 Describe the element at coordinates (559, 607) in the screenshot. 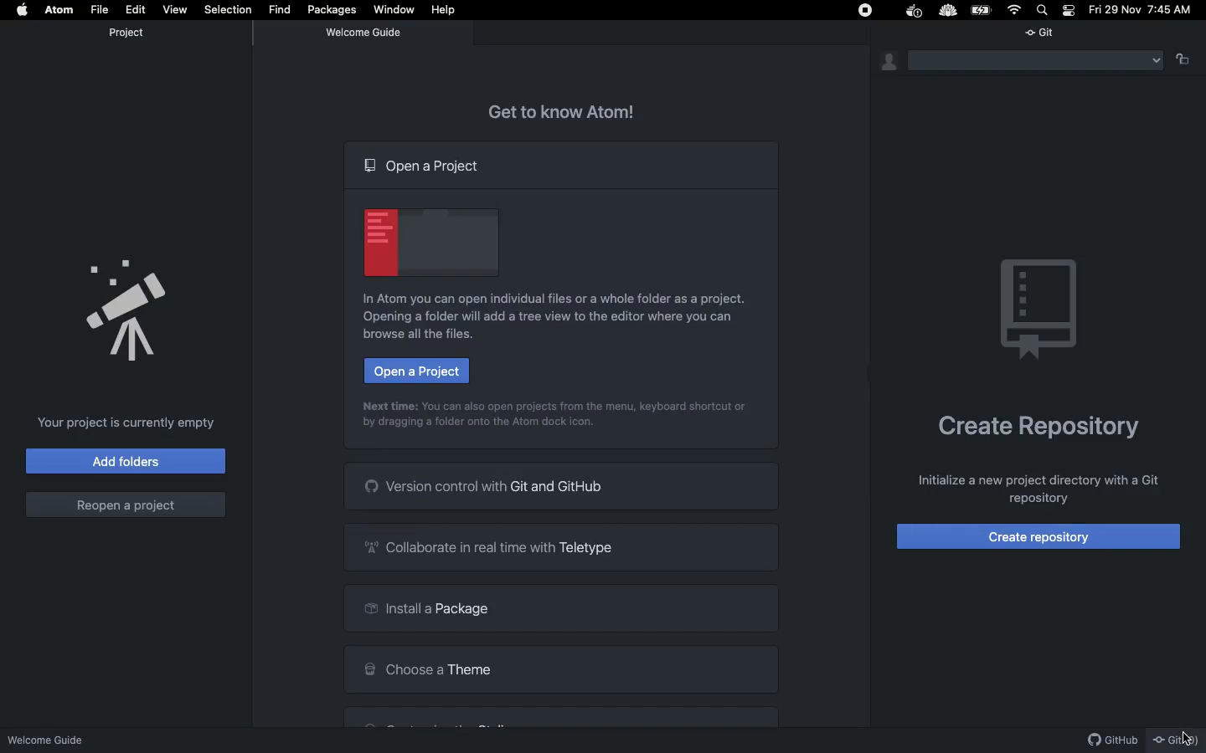

I see `Install a package` at that location.